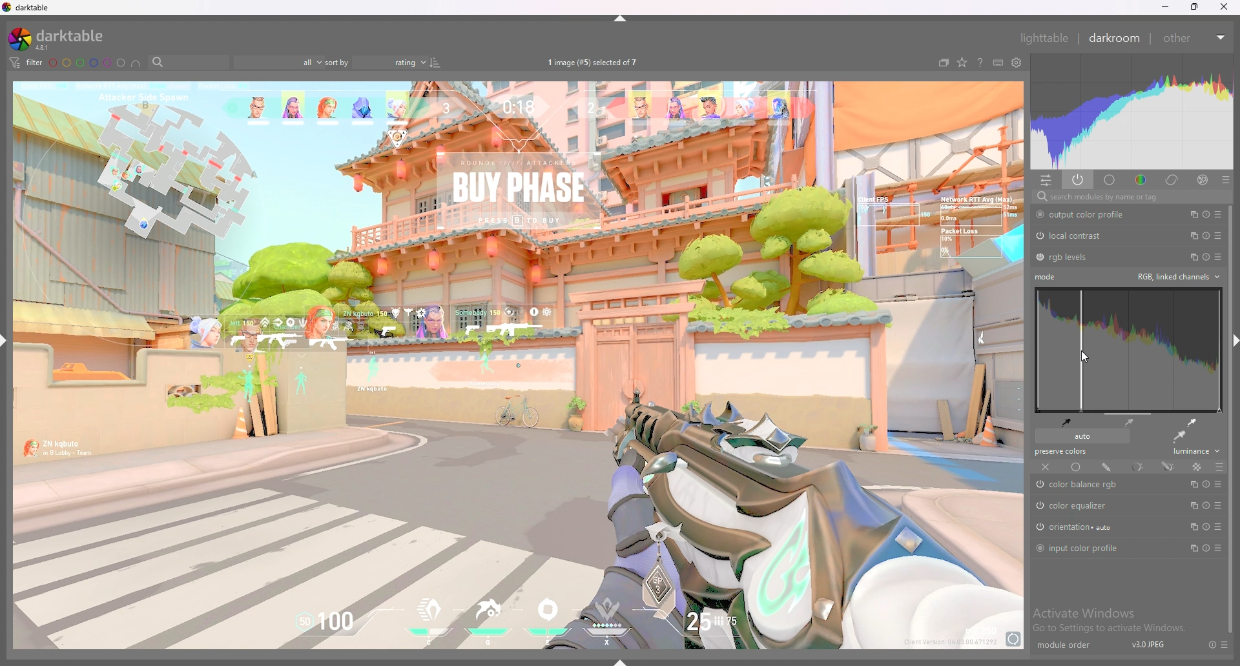  I want to click on filter by images rating, so click(276, 63).